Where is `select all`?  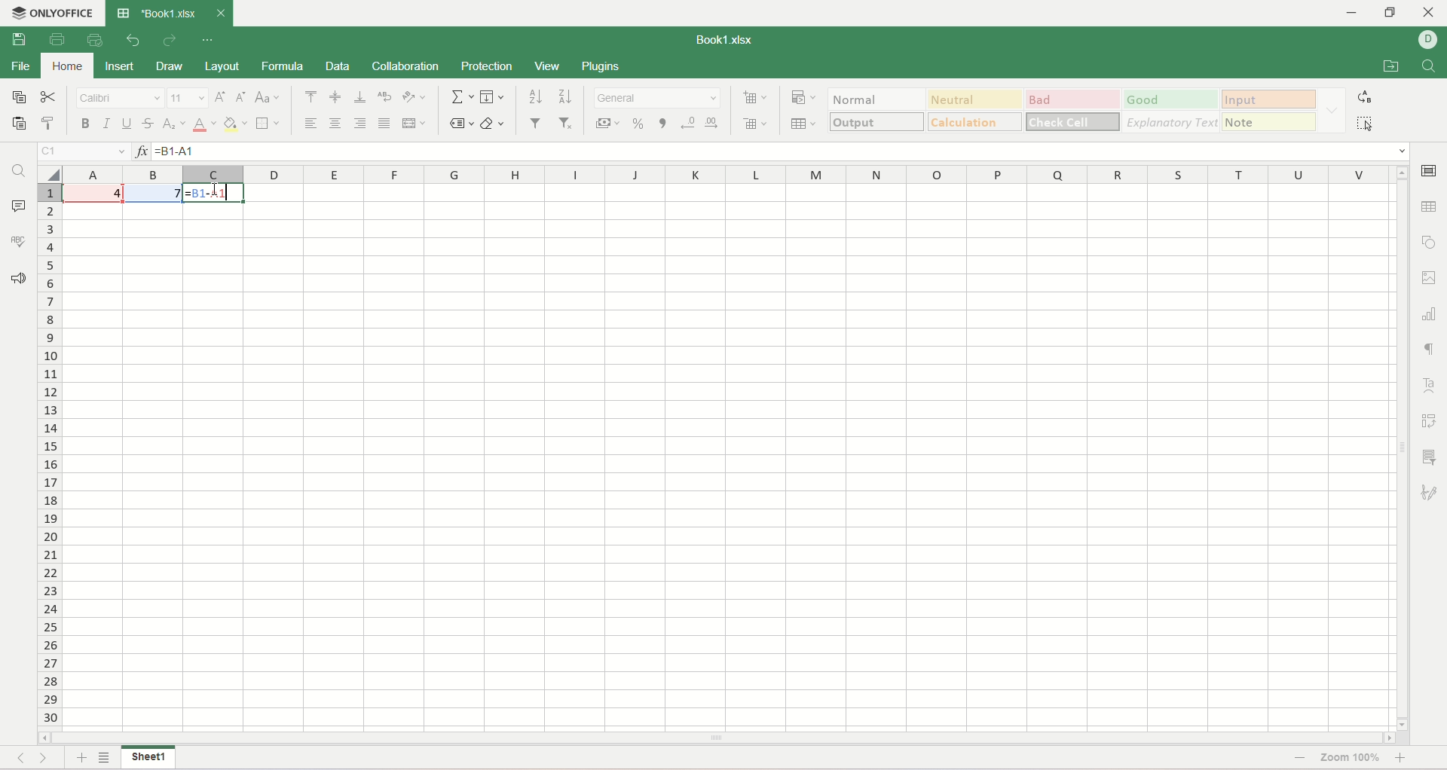 select all is located at coordinates (1365, 123).